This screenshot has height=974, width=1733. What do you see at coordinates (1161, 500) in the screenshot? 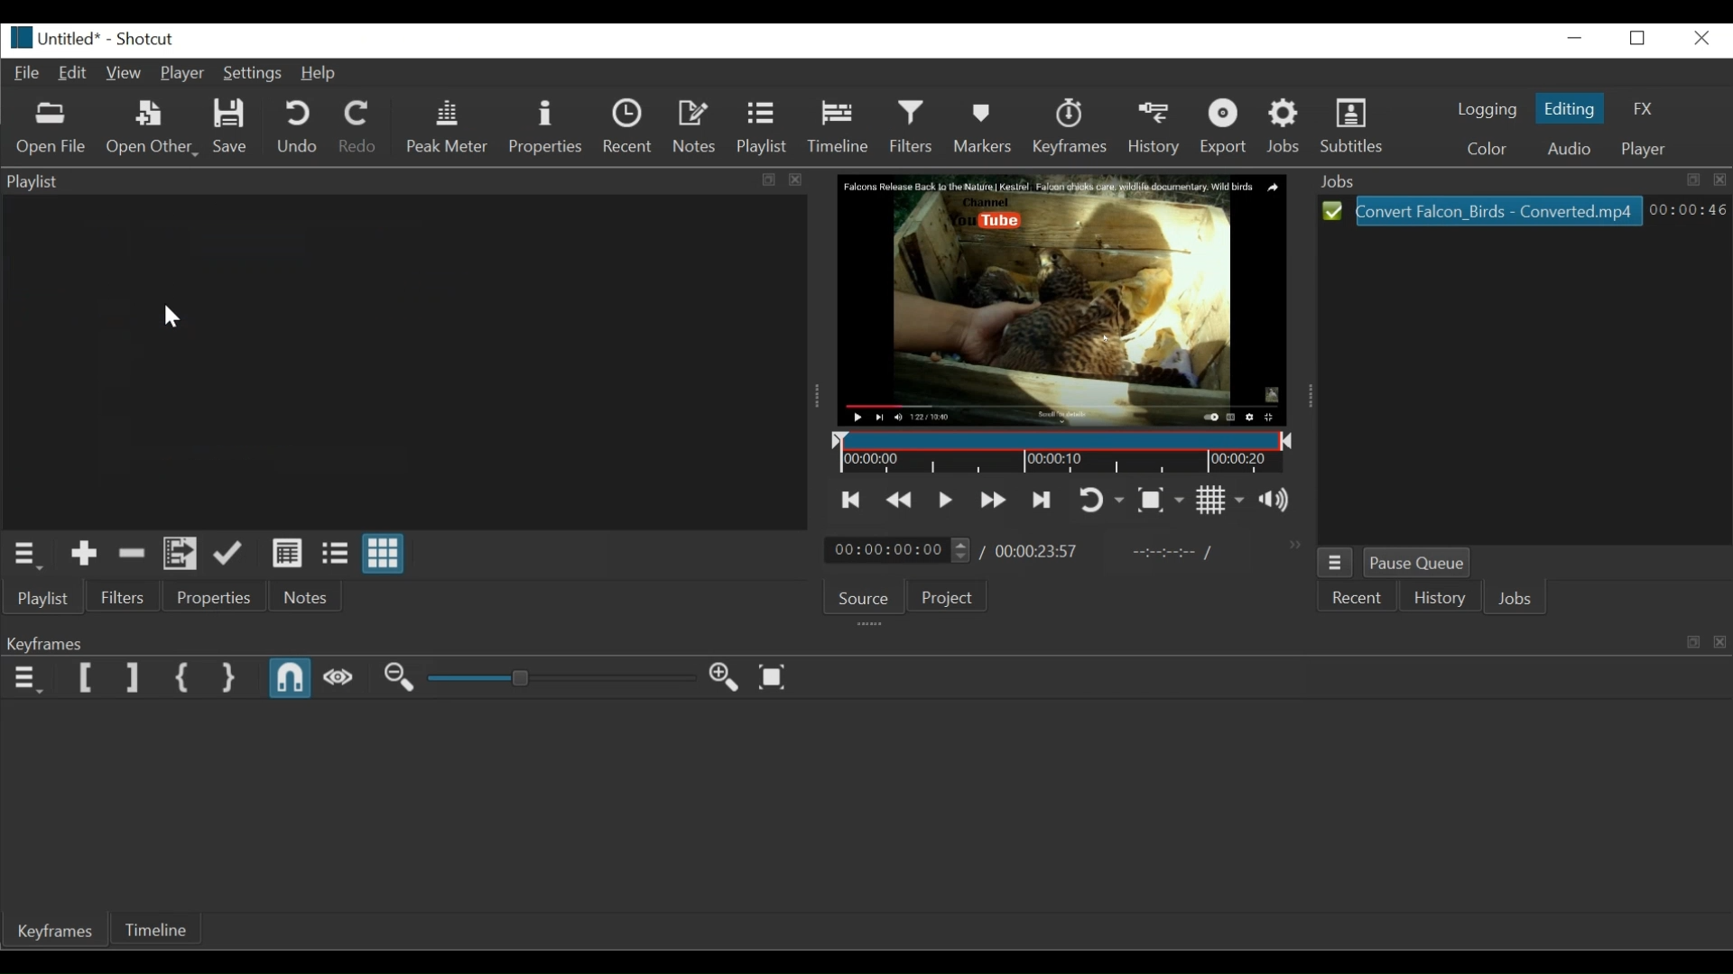
I see `Toggle Zoom` at bounding box center [1161, 500].